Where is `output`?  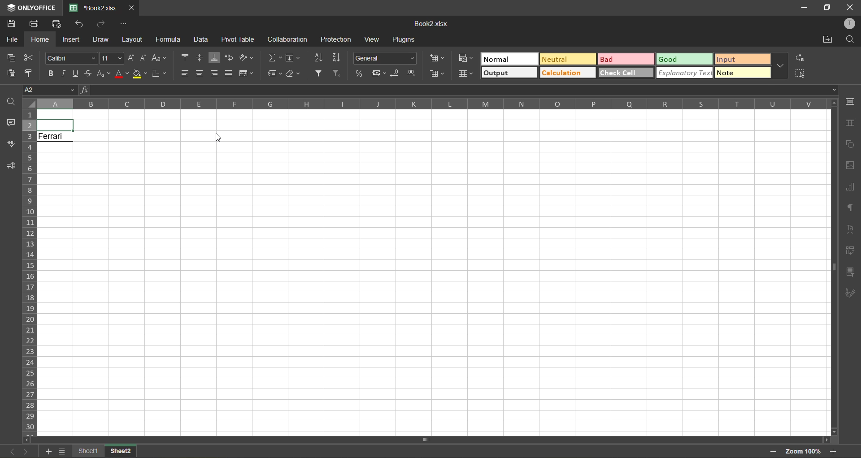 output is located at coordinates (508, 73).